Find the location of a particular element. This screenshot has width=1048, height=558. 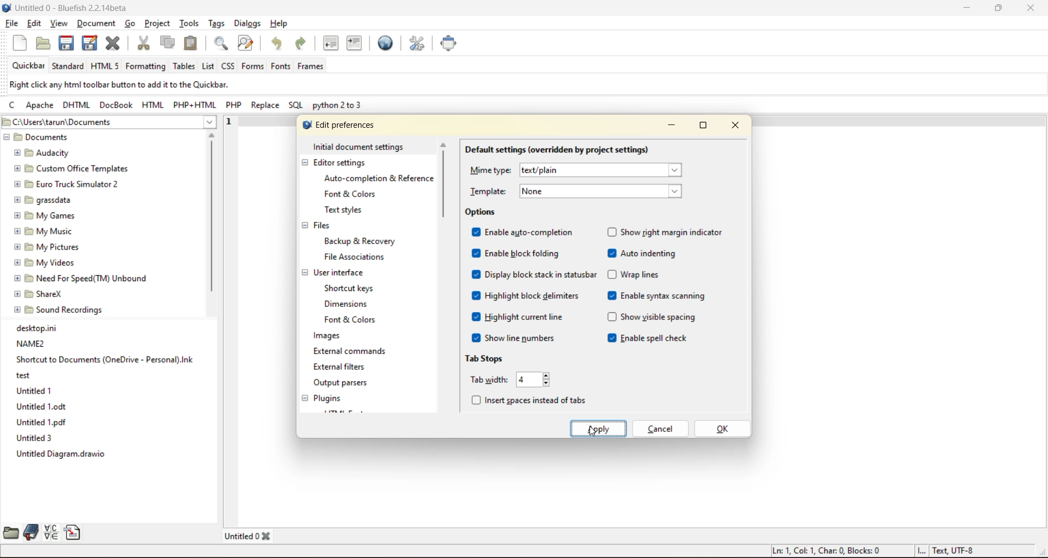

preview  in browser is located at coordinates (389, 43).